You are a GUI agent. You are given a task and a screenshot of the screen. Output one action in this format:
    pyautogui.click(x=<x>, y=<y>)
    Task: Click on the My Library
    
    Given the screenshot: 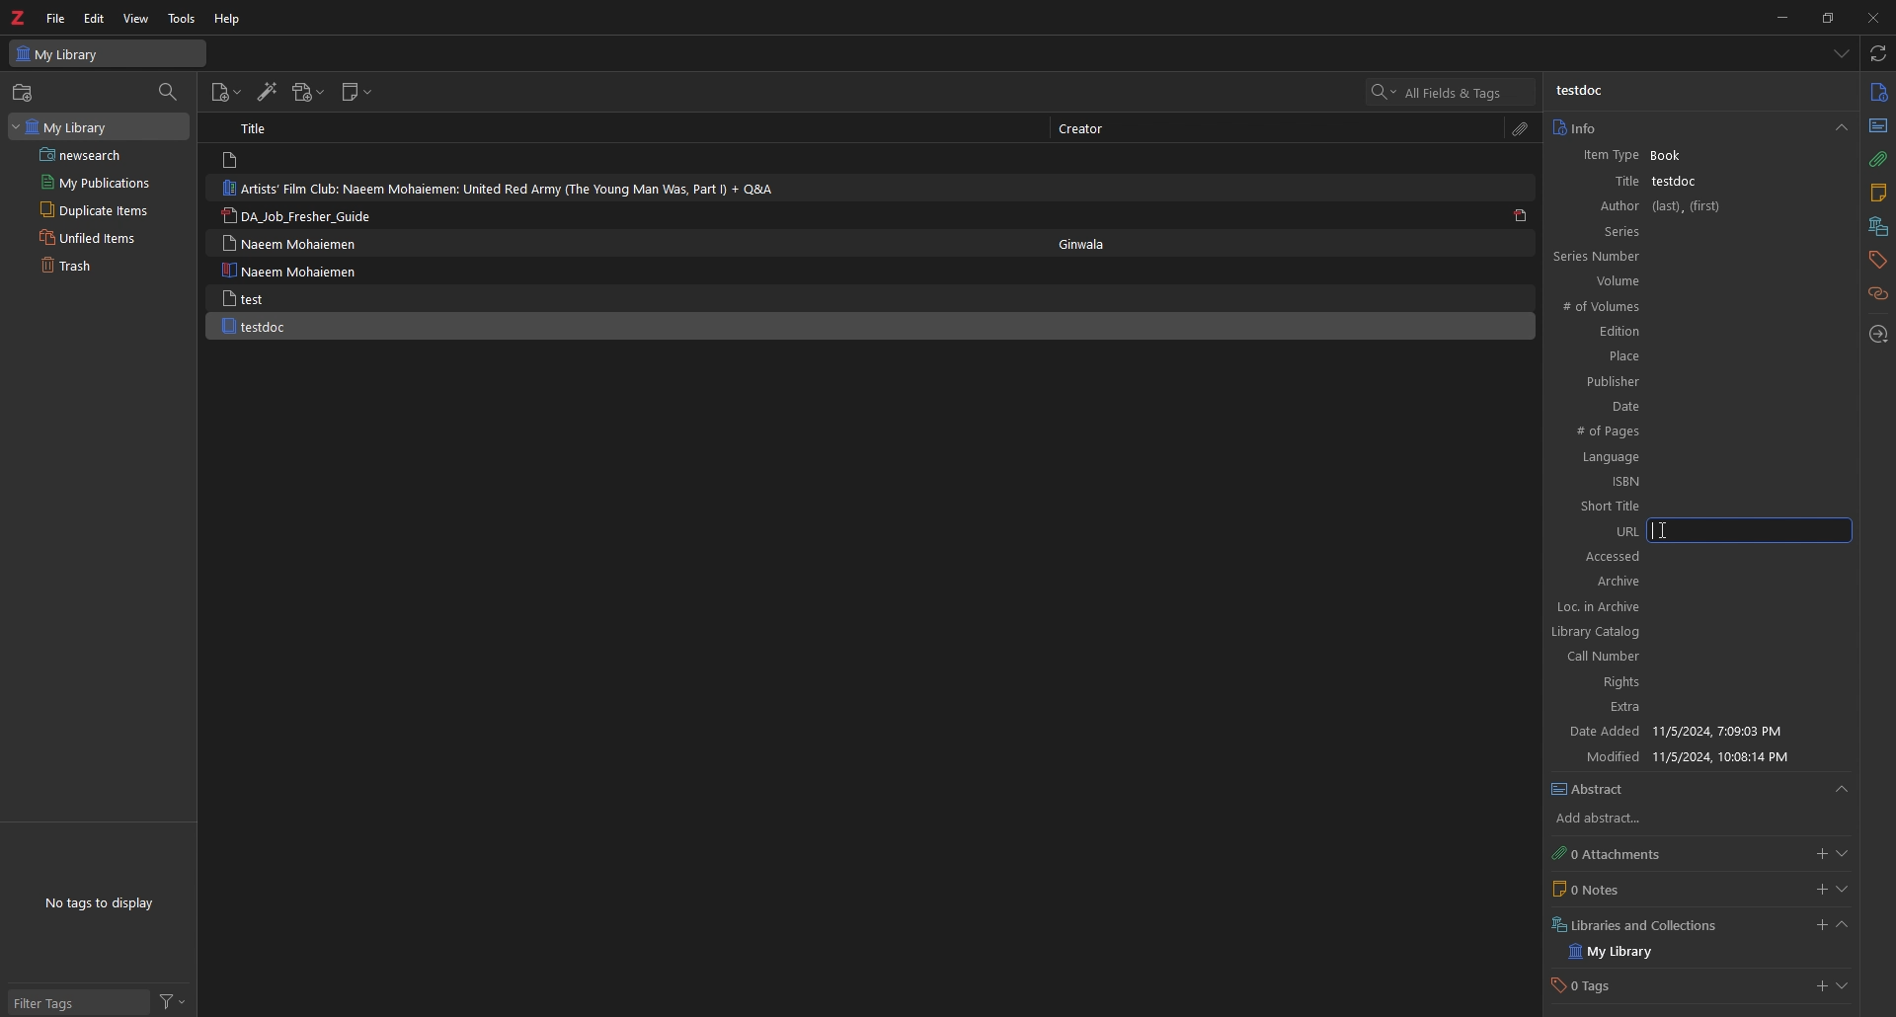 What is the action you would take?
    pyautogui.click(x=108, y=54)
    